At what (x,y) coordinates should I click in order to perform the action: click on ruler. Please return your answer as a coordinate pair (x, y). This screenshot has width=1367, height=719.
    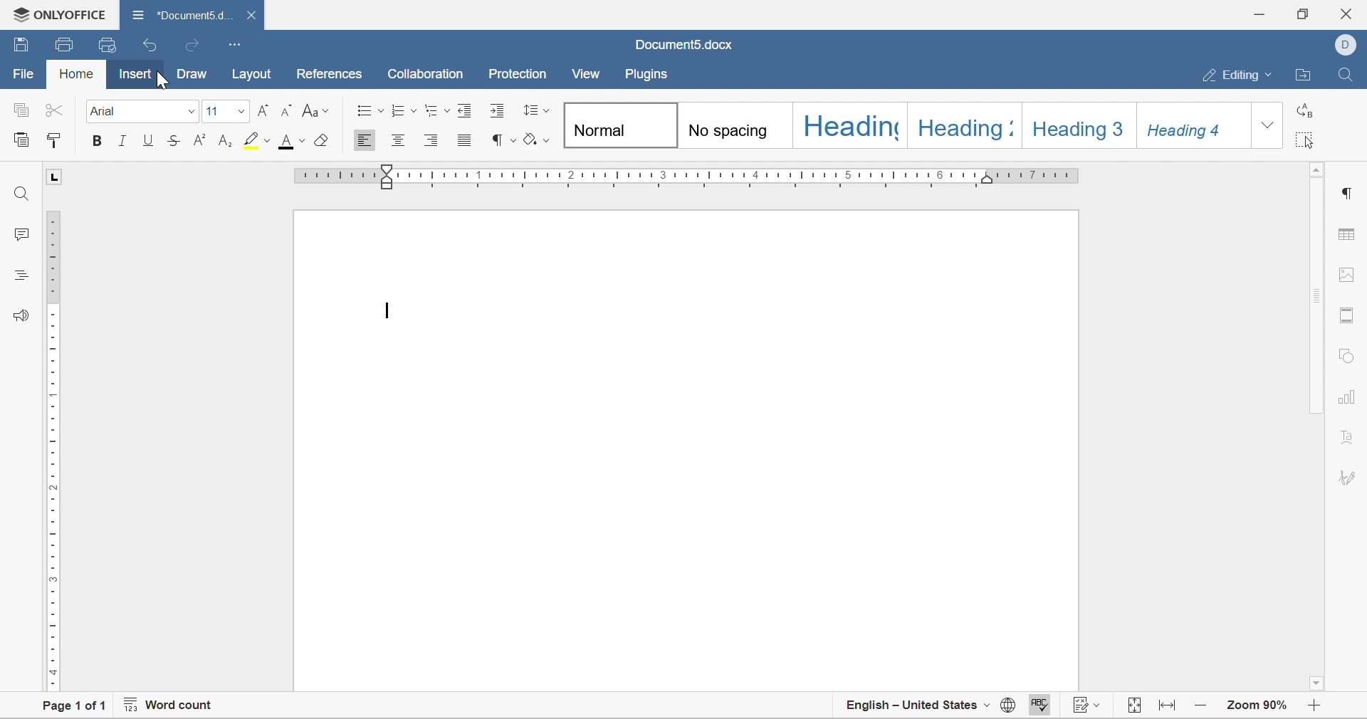
    Looking at the image, I should click on (53, 448).